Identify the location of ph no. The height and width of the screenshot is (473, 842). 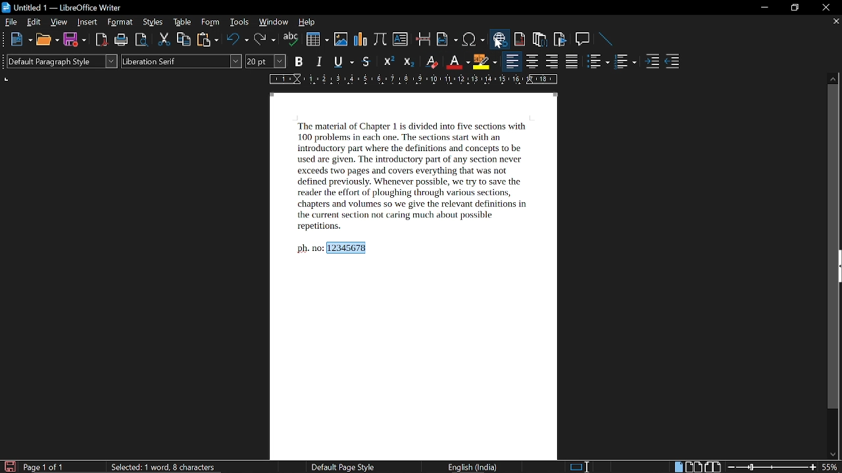
(309, 248).